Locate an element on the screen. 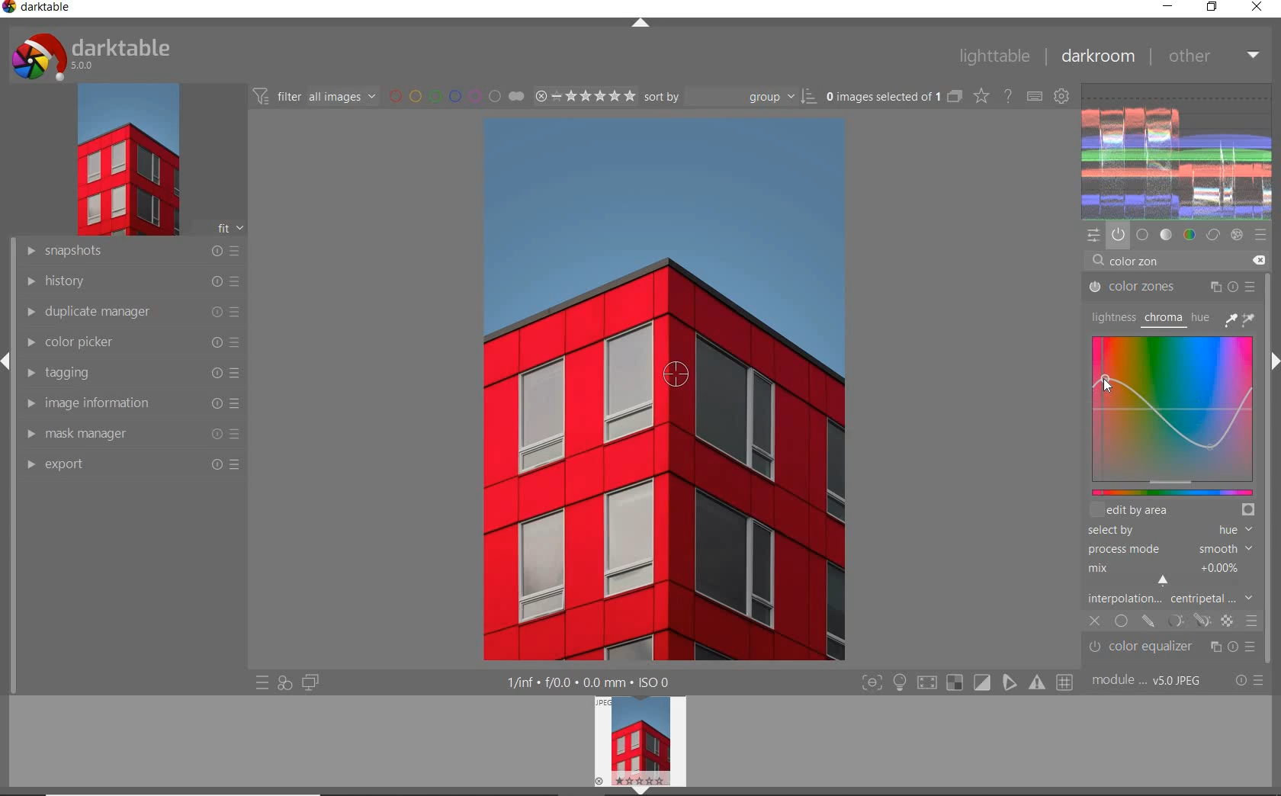  lighttable is located at coordinates (993, 56).